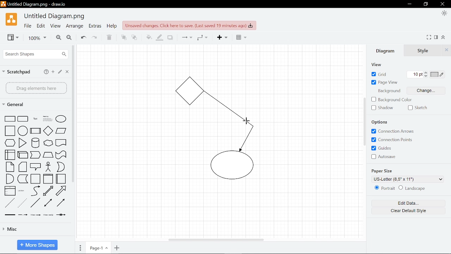 The width and height of the screenshot is (451, 254). Describe the element at coordinates (61, 167) in the screenshot. I see `shape` at that location.